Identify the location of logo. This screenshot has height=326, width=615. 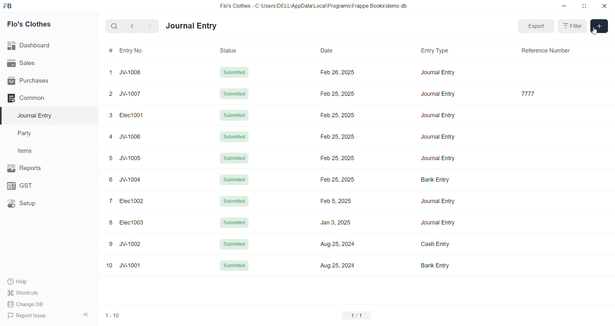
(10, 5).